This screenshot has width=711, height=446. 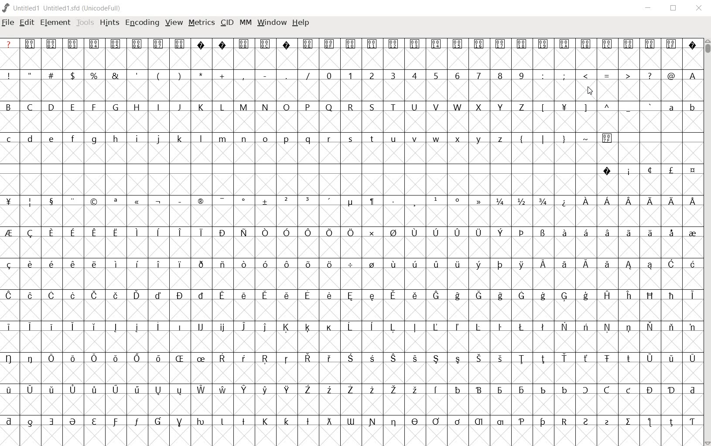 What do you see at coordinates (590, 90) in the screenshot?
I see `CURSOR` at bounding box center [590, 90].